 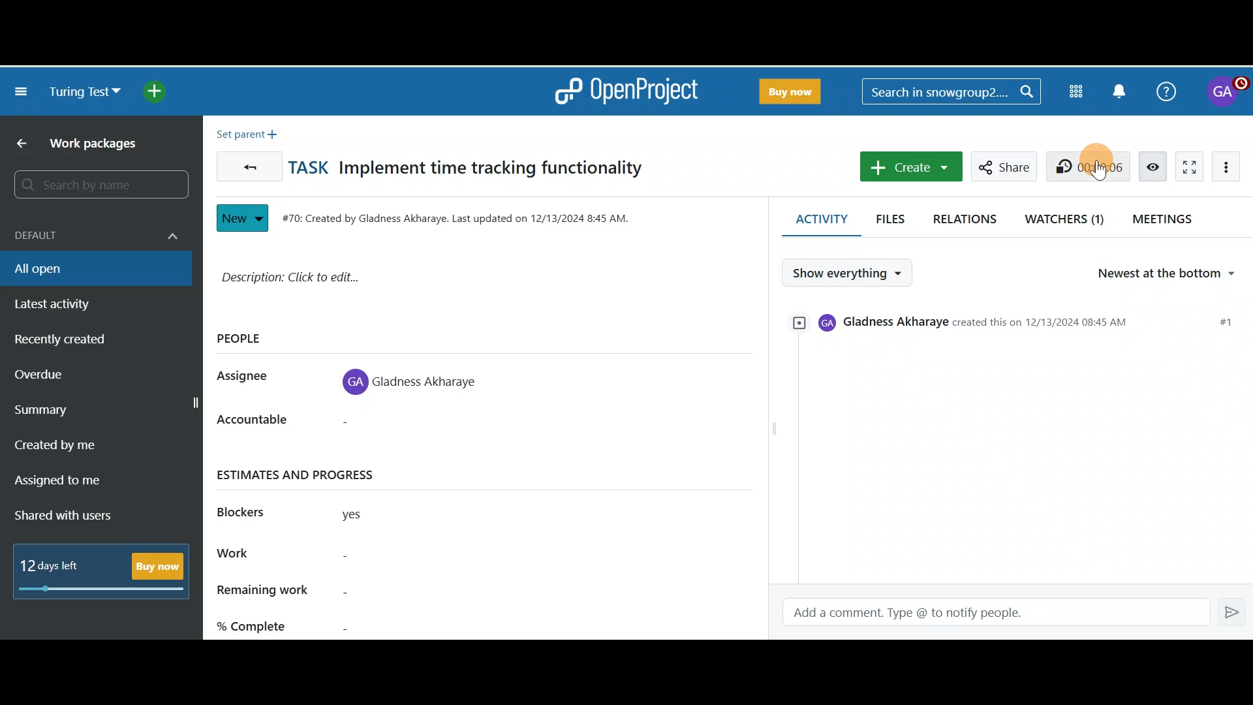 What do you see at coordinates (1093, 169) in the screenshot?
I see `Cursor on Start new timer` at bounding box center [1093, 169].